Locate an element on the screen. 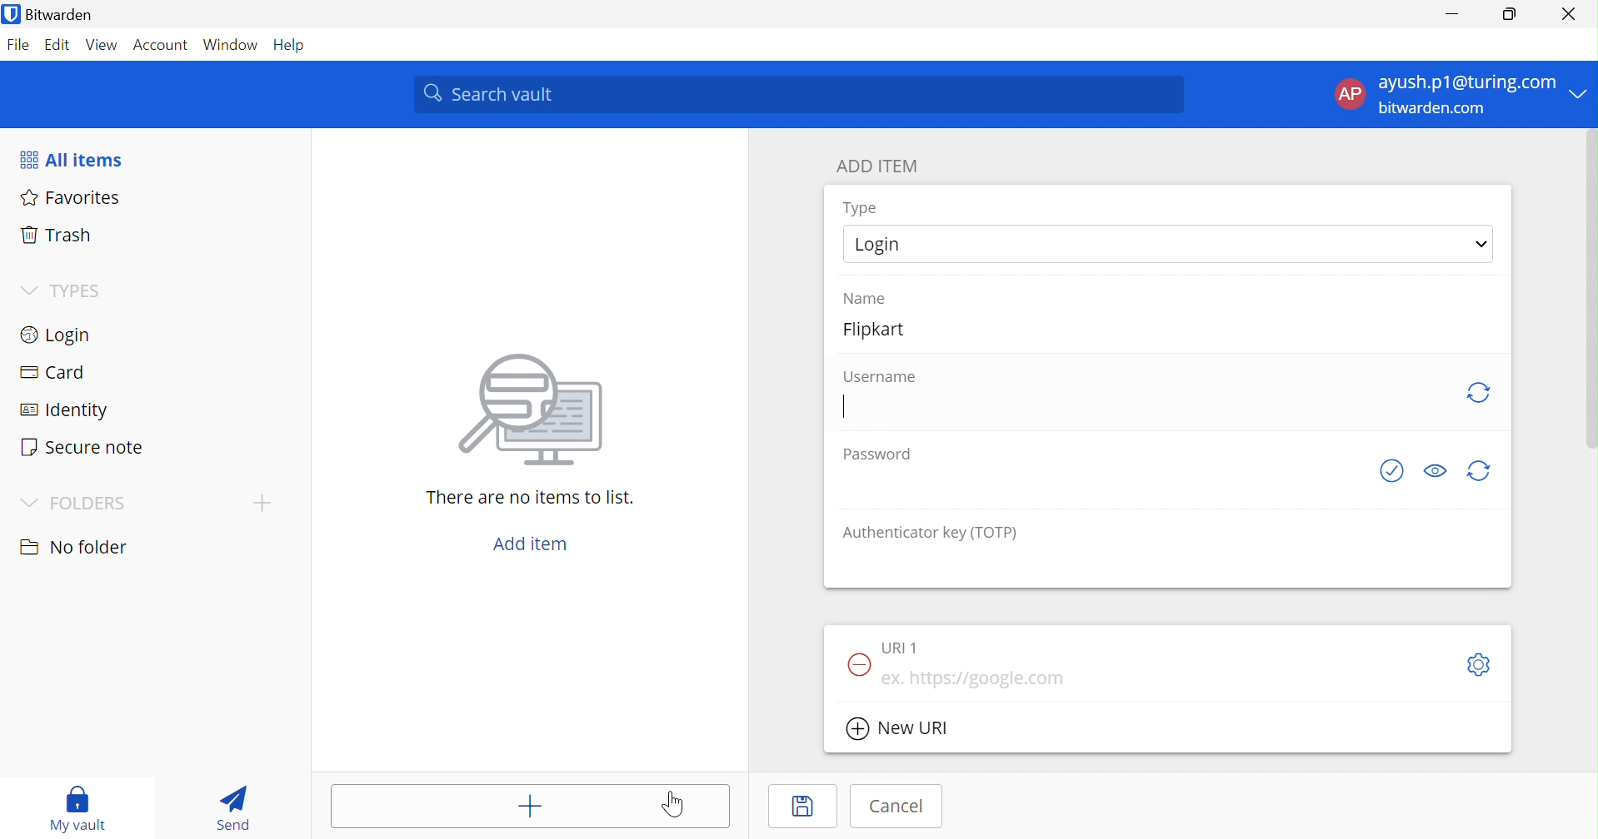 The image size is (1598, 839). Login is located at coordinates (880, 246).